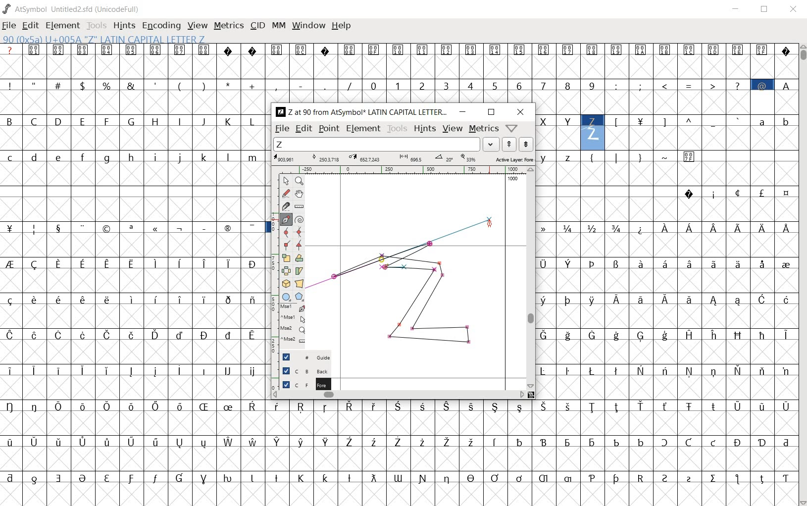 The height and width of the screenshot is (506, 807). I want to click on scrollbar, so click(530, 278).